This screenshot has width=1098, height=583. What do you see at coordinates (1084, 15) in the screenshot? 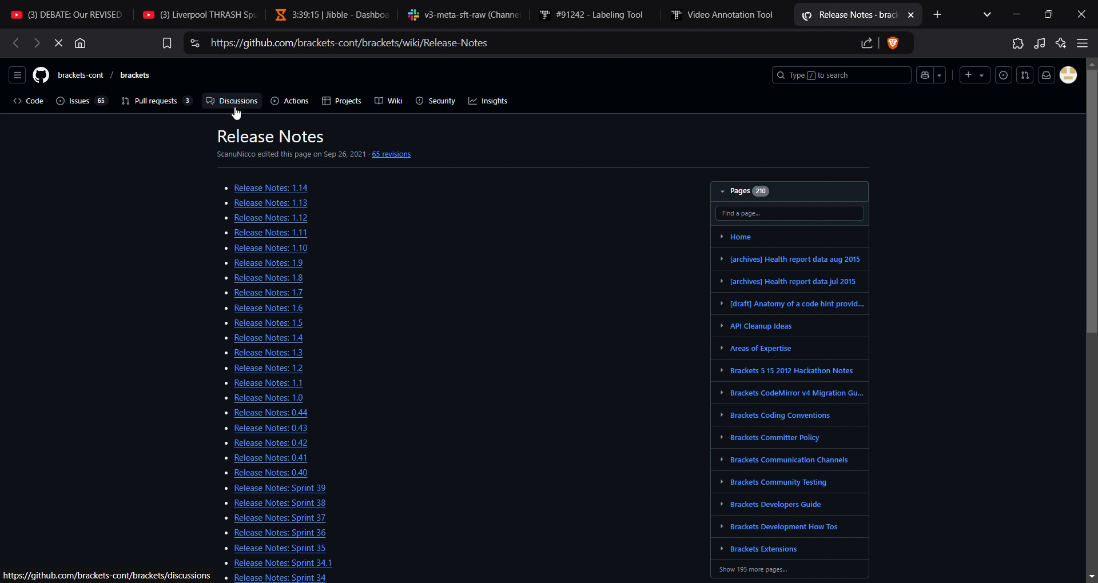
I see `close` at bounding box center [1084, 15].